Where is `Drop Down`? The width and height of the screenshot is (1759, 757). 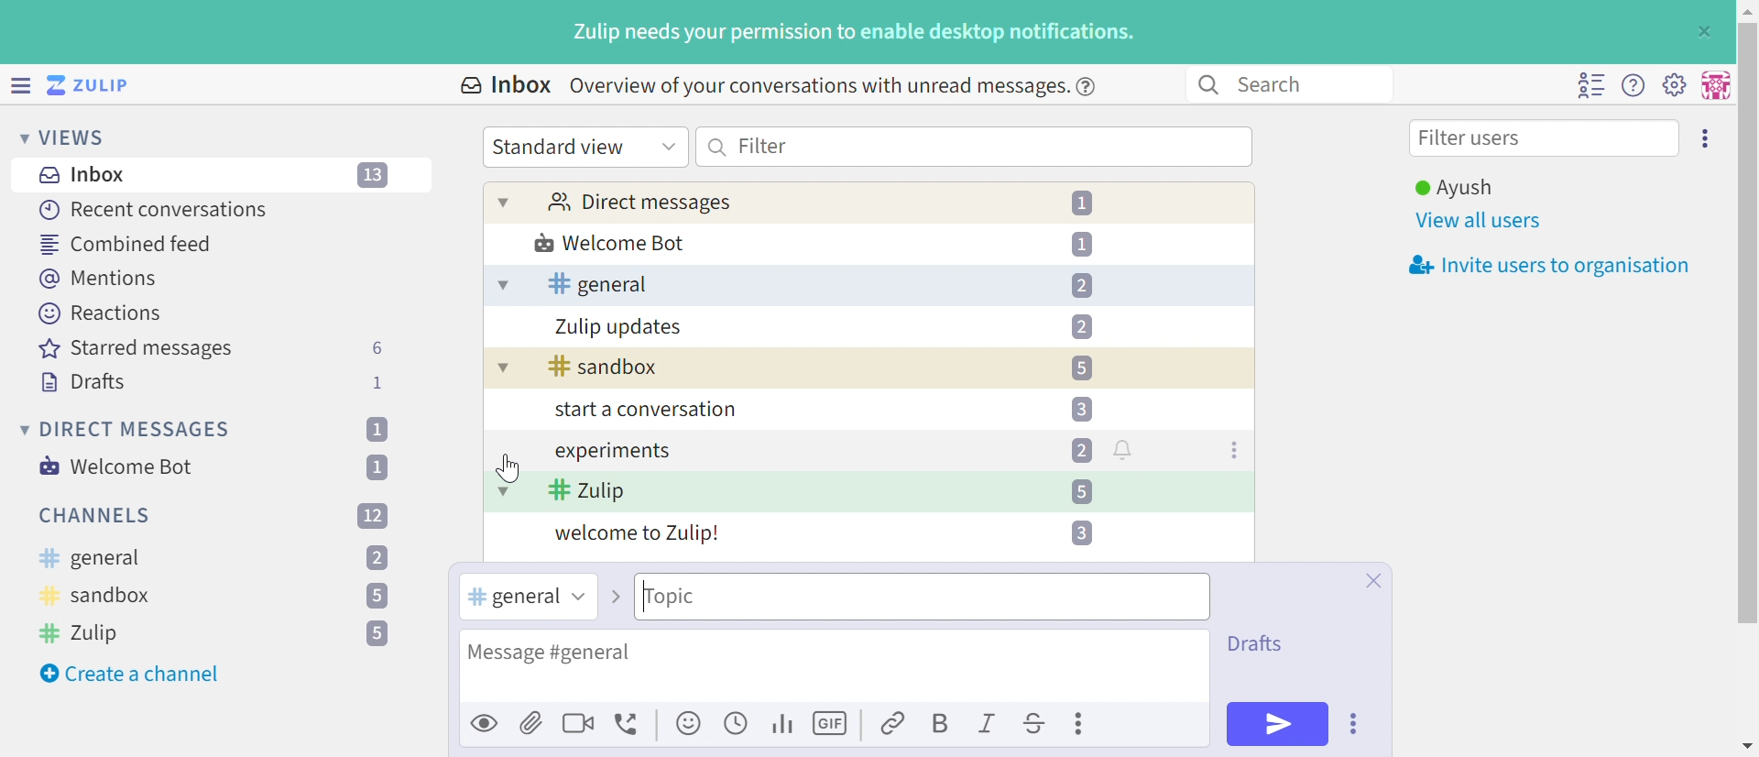
Drop Down is located at coordinates (576, 597).